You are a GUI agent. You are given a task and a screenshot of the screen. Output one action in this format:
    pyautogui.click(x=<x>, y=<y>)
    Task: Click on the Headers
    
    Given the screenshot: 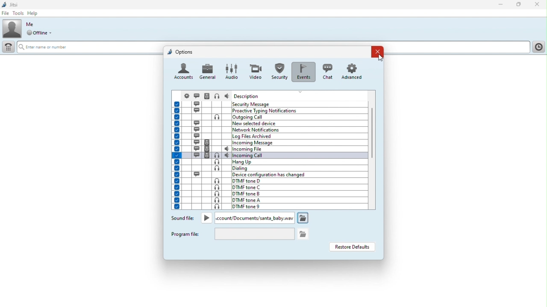 What is the action you would take?
    pyautogui.click(x=270, y=96)
    